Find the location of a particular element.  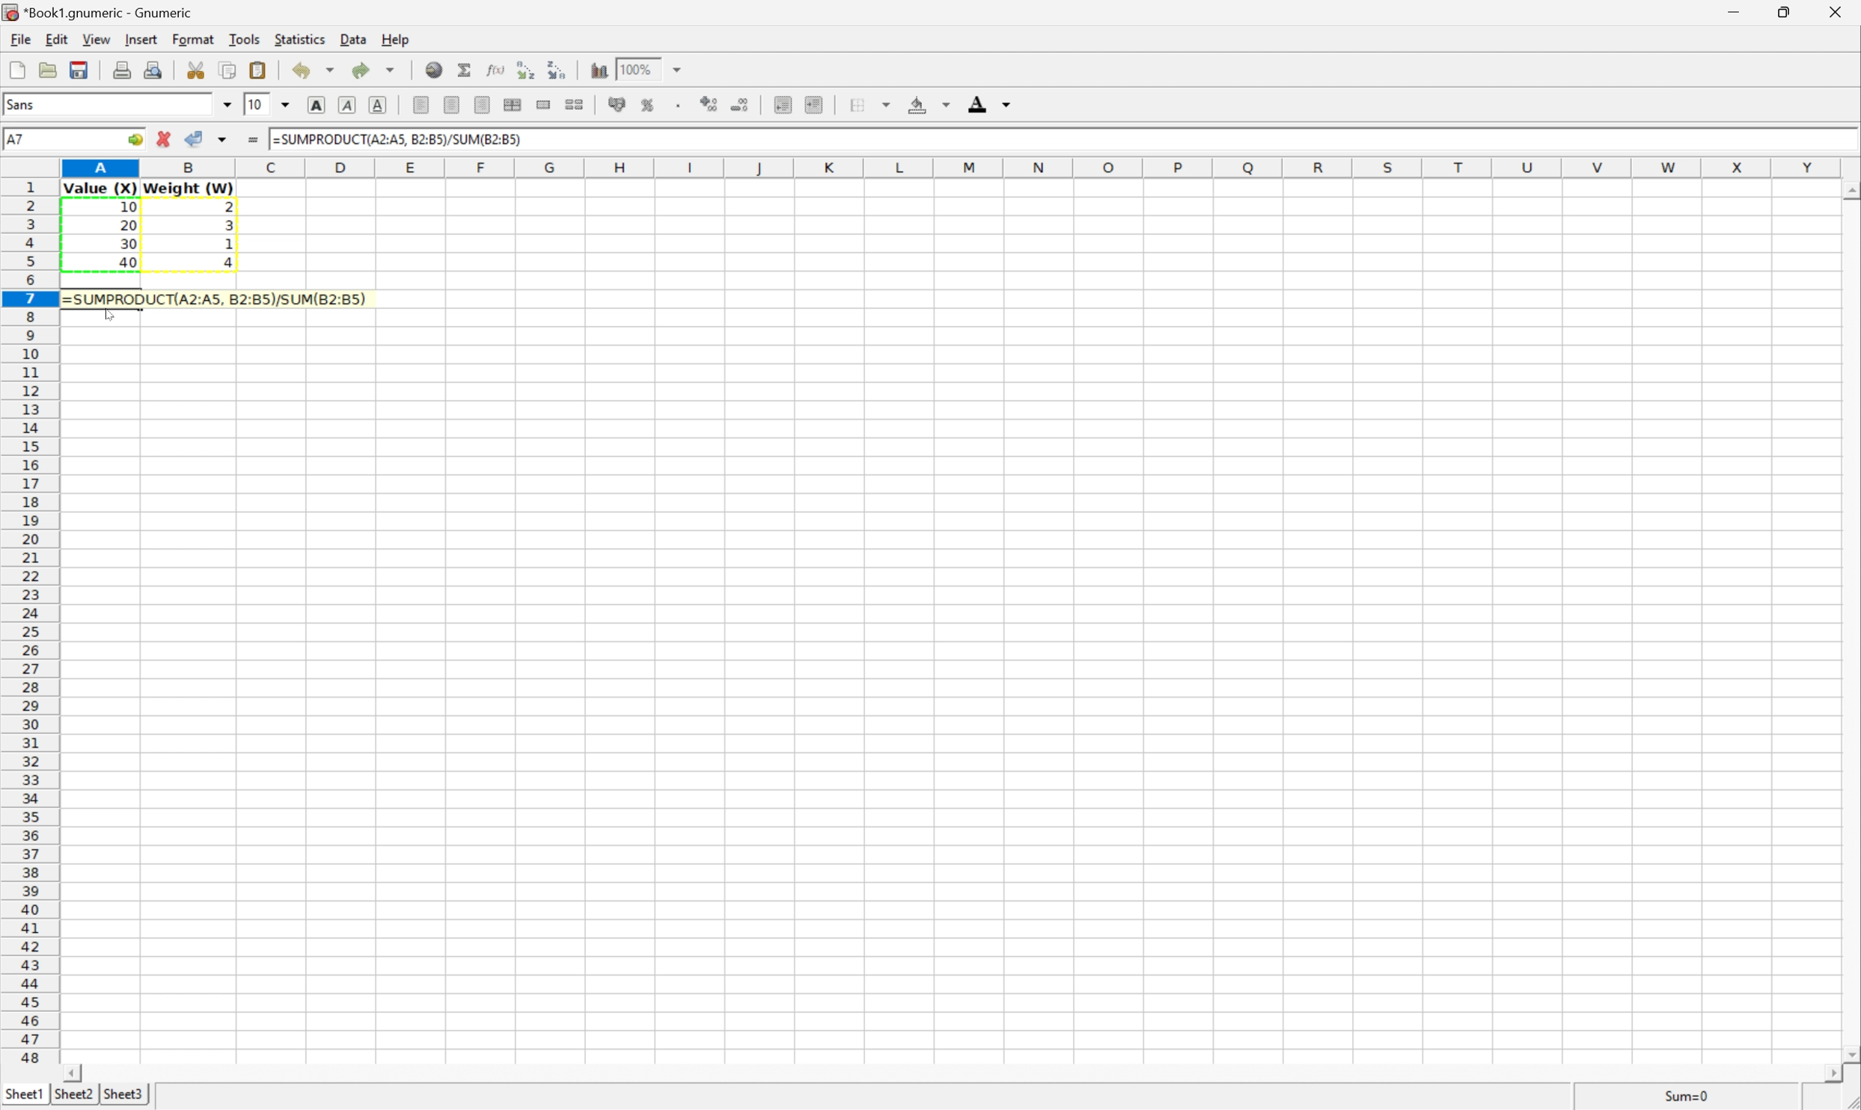

Split merged ranges of cells is located at coordinates (577, 105).